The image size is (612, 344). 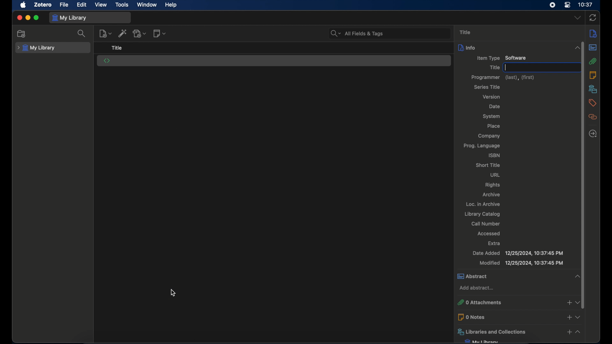 What do you see at coordinates (160, 33) in the screenshot?
I see `new note` at bounding box center [160, 33].